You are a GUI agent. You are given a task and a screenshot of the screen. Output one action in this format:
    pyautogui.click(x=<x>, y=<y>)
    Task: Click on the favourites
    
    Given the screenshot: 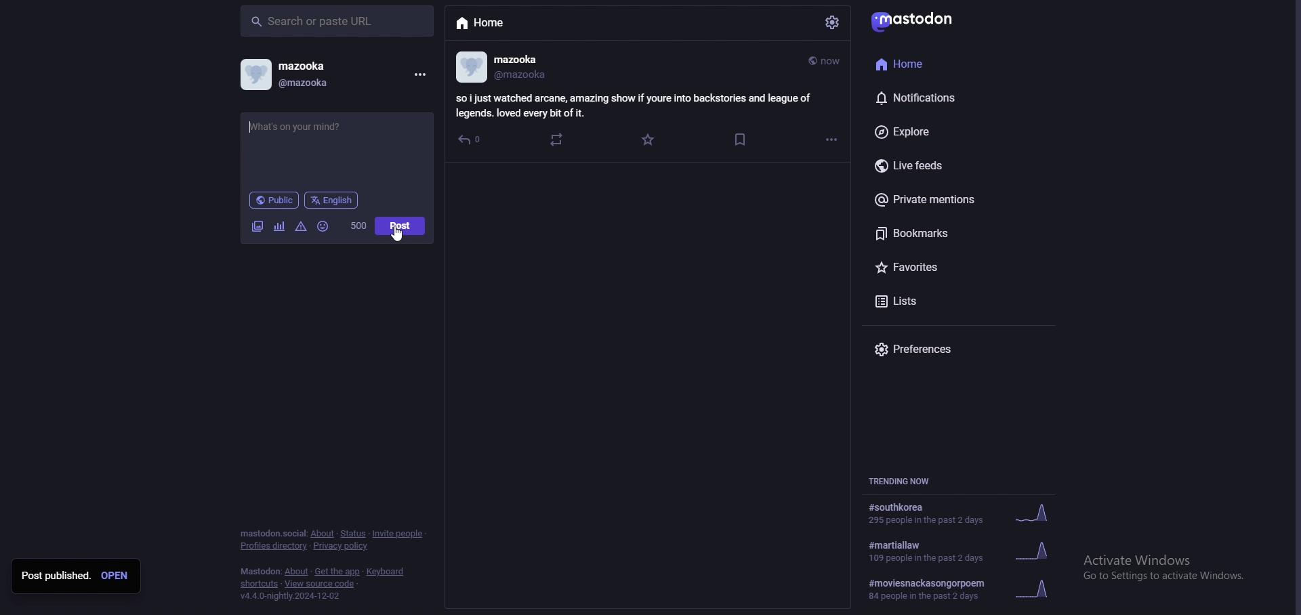 What is the action you would take?
    pyautogui.click(x=649, y=139)
    